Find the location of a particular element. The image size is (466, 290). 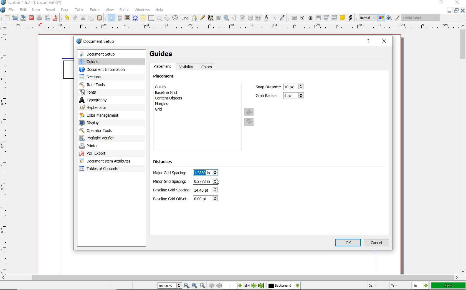

ok is located at coordinates (348, 243).